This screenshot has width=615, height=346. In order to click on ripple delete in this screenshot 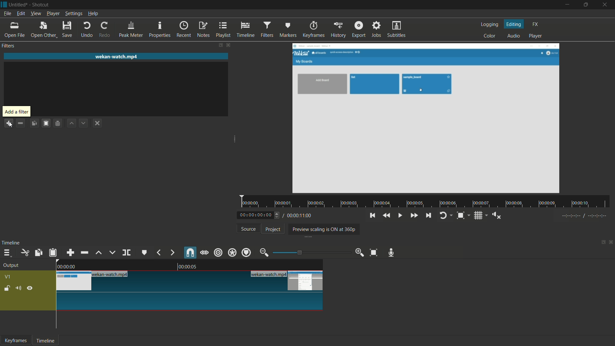, I will do `click(84, 252)`.